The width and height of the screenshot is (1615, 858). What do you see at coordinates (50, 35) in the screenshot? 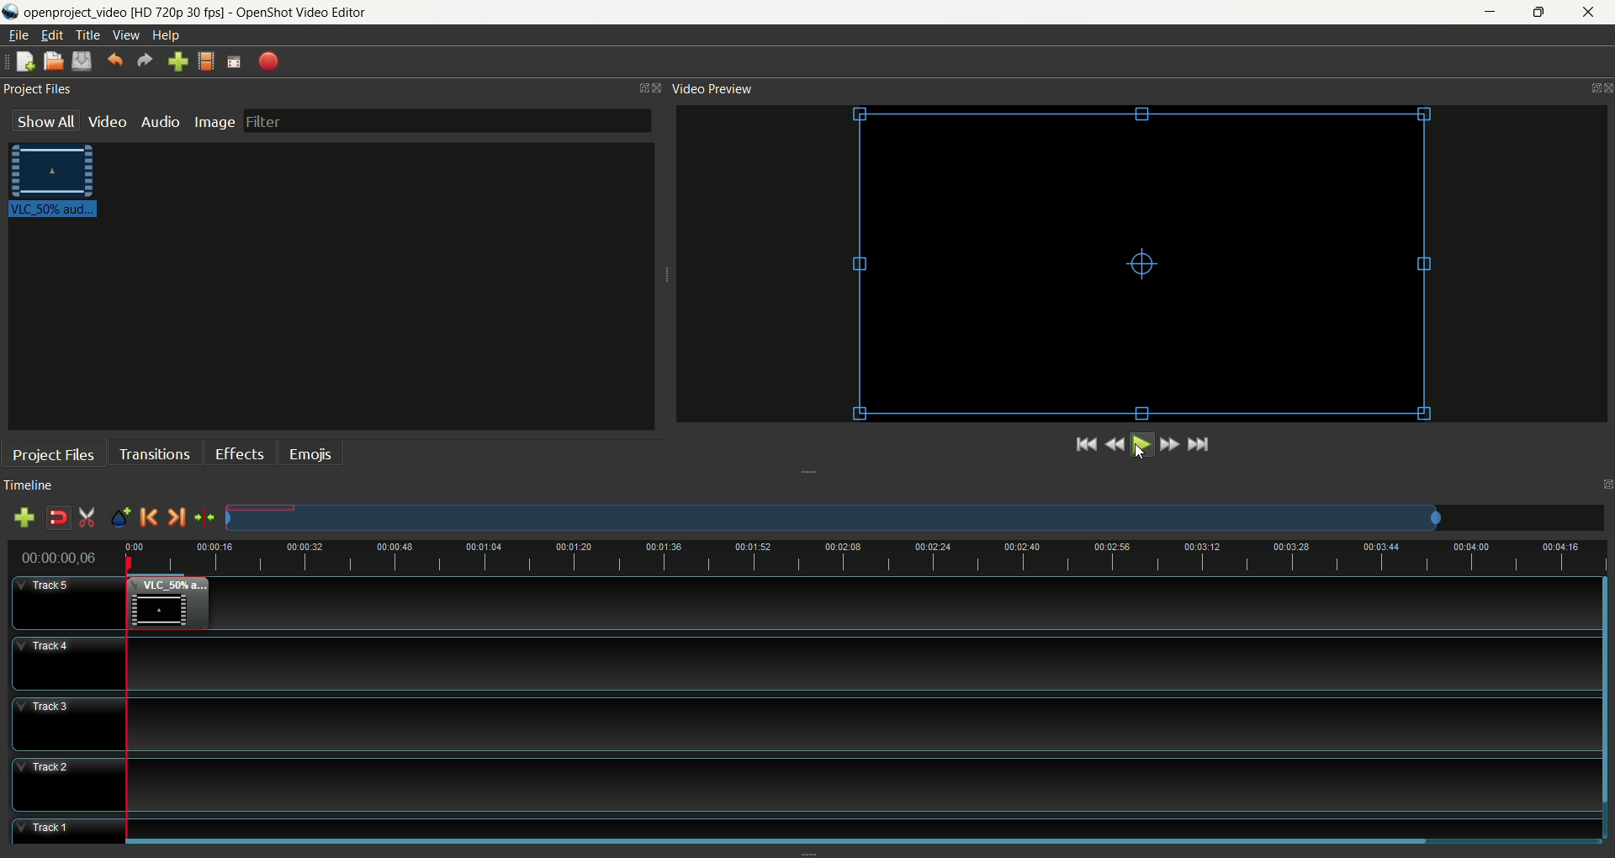
I see `edit` at bounding box center [50, 35].